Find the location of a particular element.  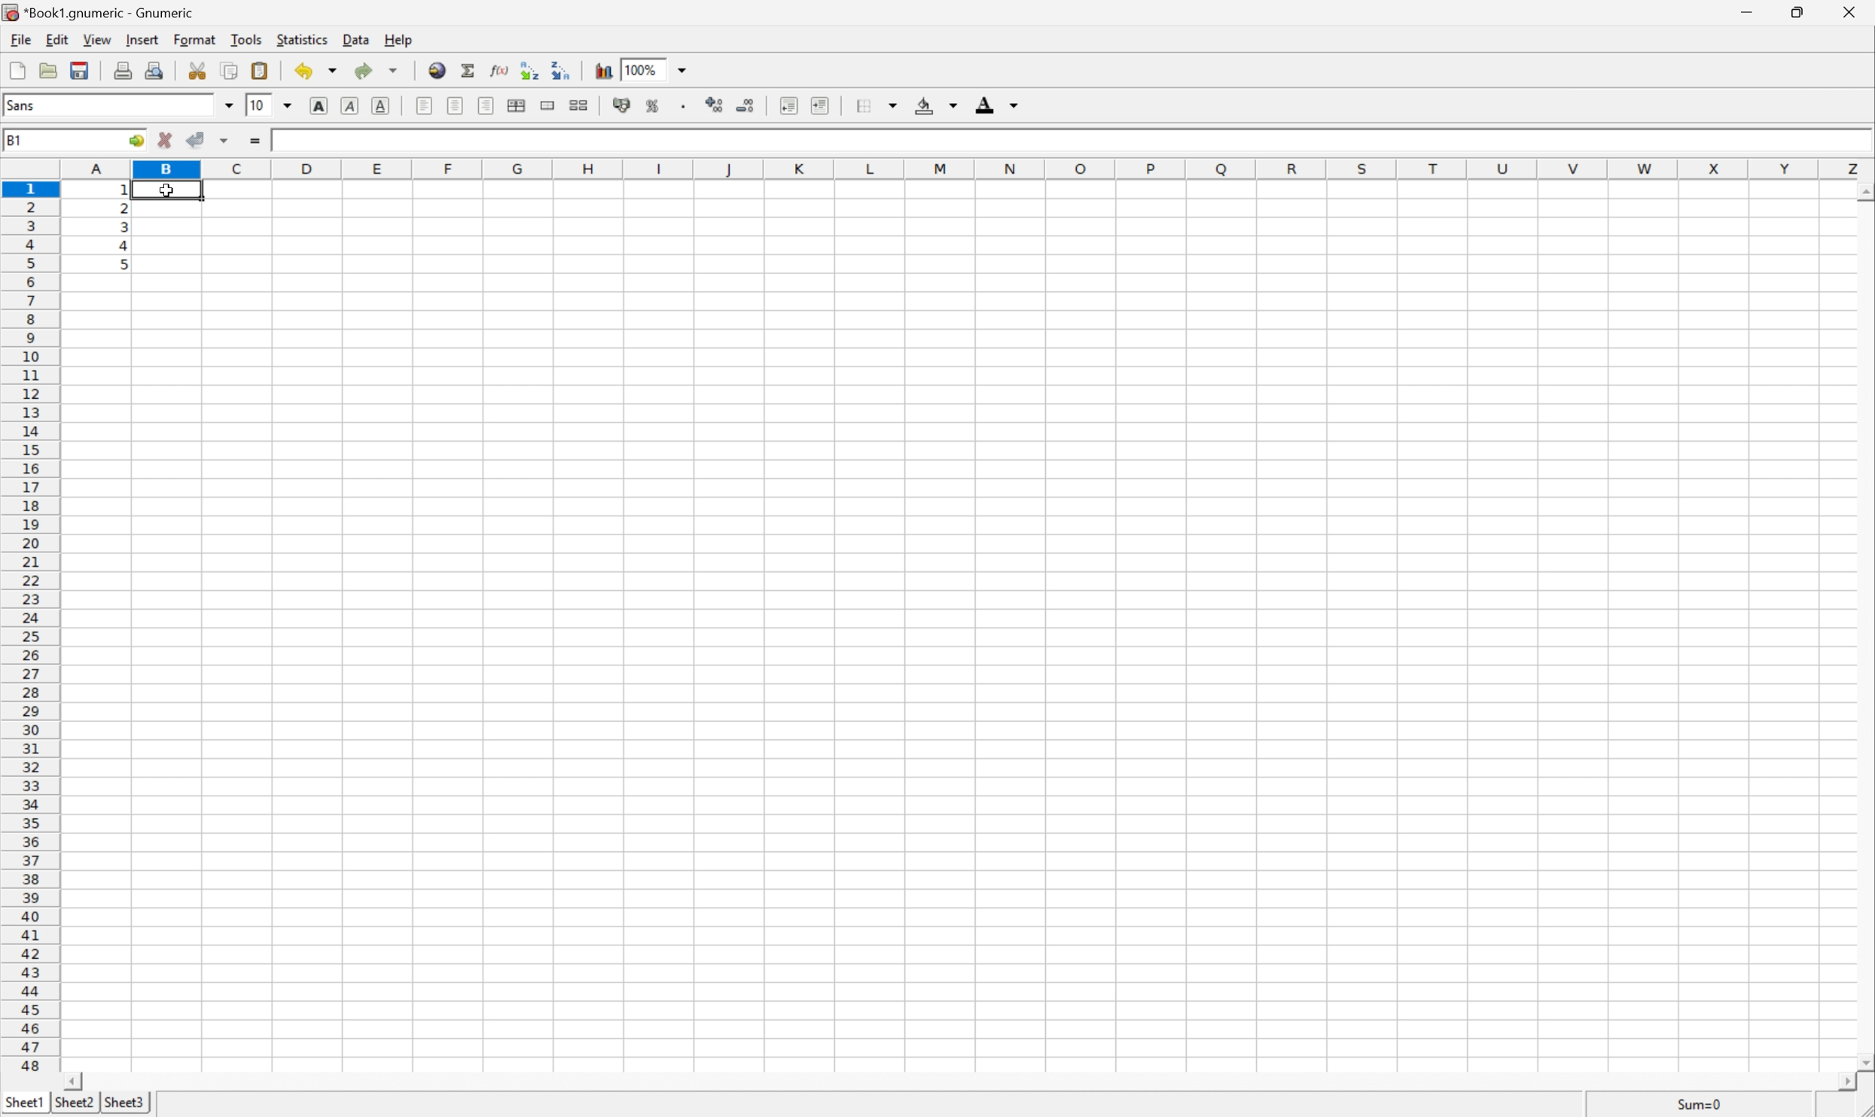

Borders is located at coordinates (873, 104).